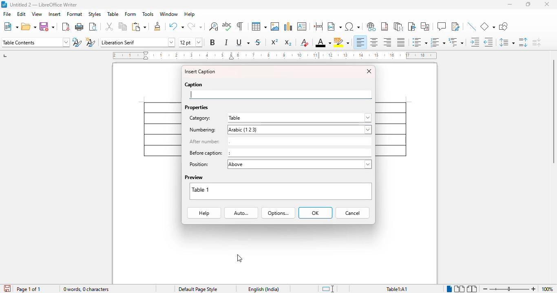  What do you see at coordinates (456, 42) in the screenshot?
I see `select outline format` at bounding box center [456, 42].